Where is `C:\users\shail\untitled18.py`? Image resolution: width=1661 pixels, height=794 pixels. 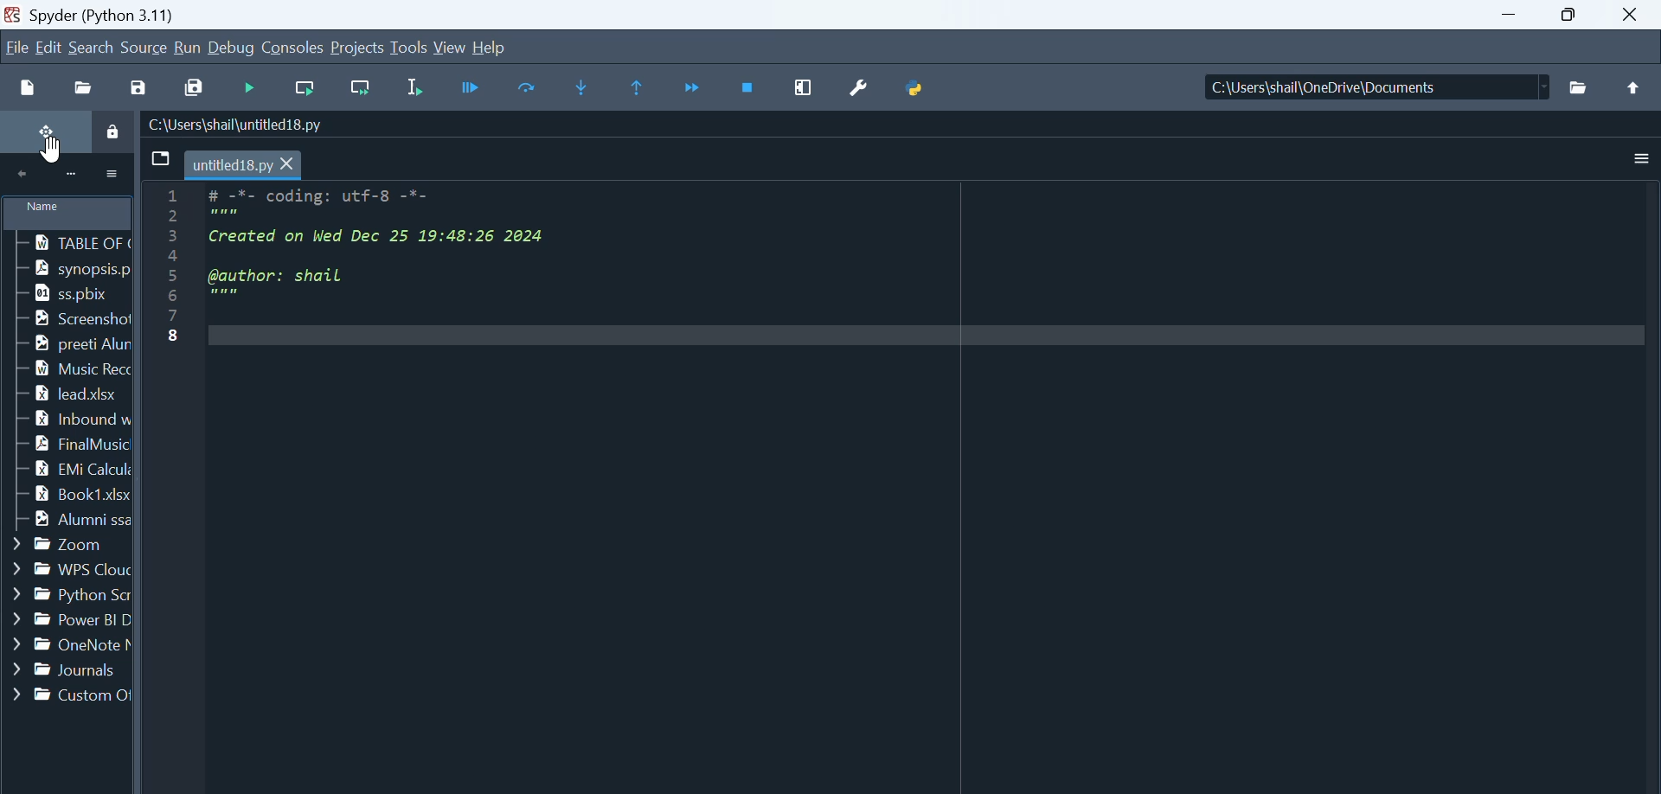
C:\users\shail\untitled18.py is located at coordinates (236, 125).